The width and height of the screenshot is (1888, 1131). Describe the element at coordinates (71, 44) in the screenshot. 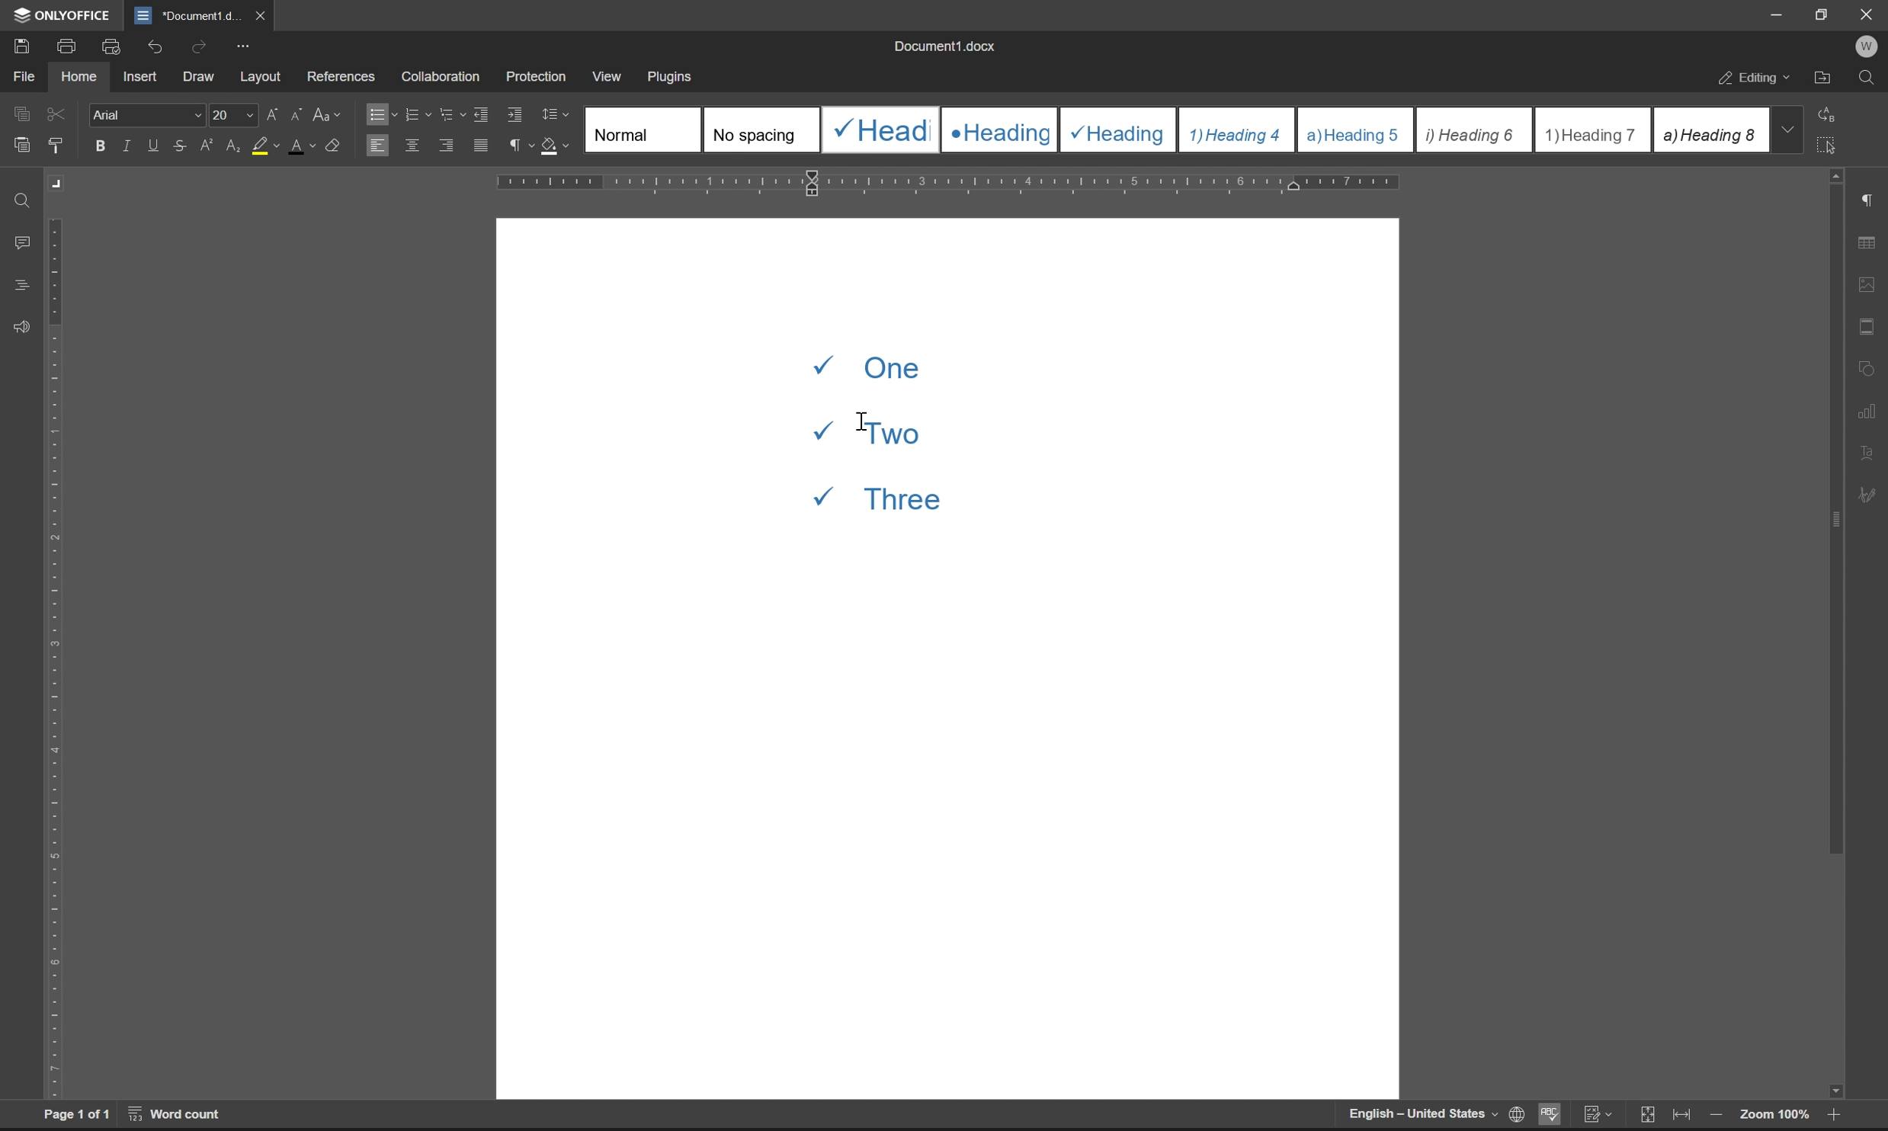

I see `print` at that location.